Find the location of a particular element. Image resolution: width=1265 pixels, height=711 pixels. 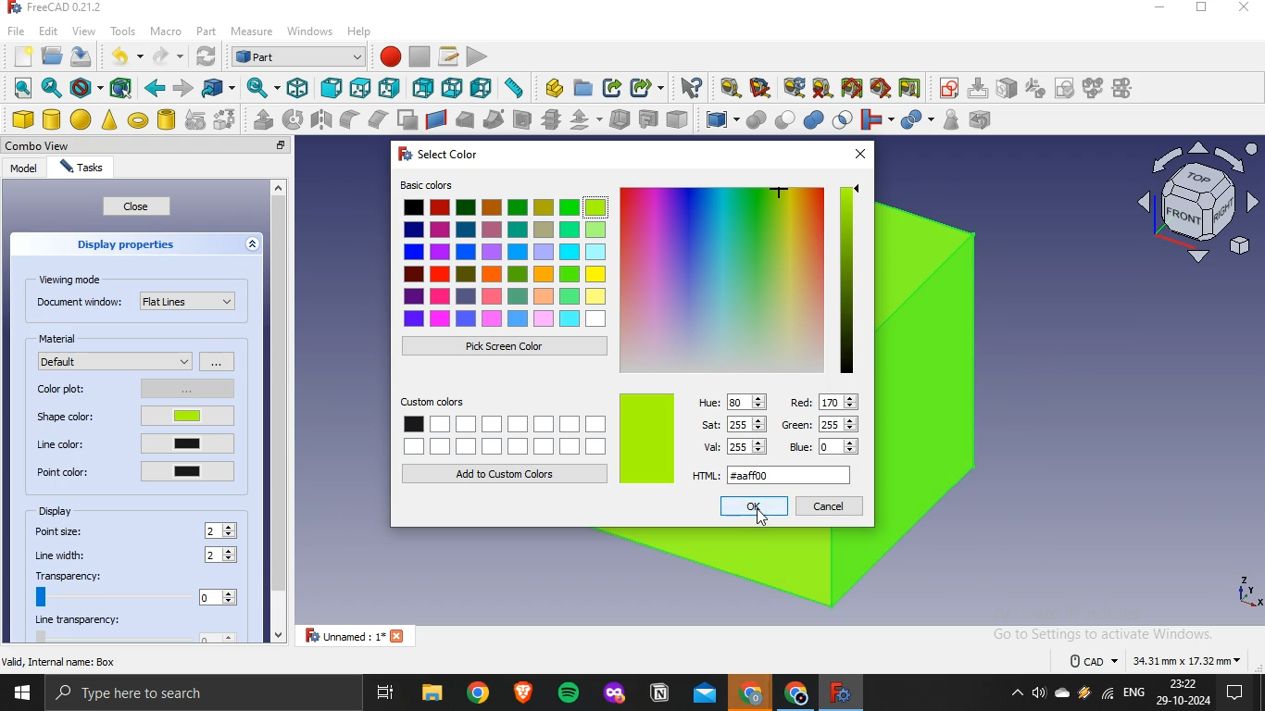

forward is located at coordinates (183, 88).